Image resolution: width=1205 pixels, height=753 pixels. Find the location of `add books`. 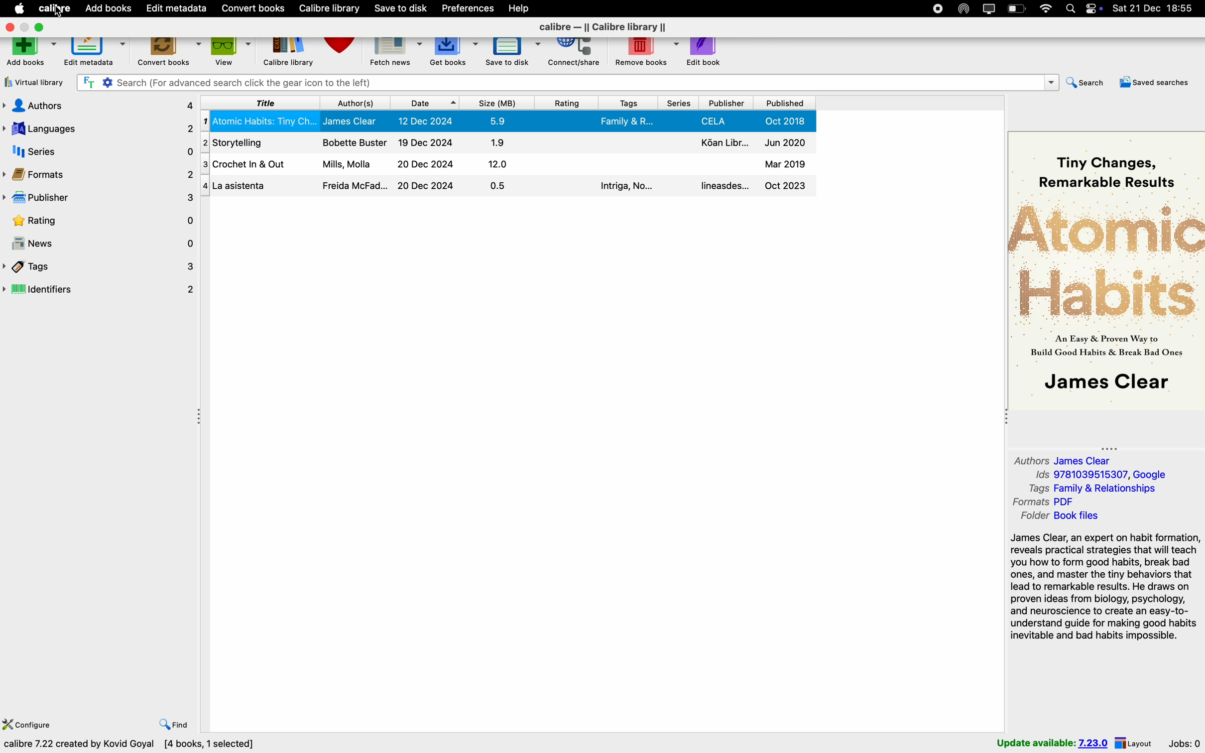

add books is located at coordinates (29, 55).